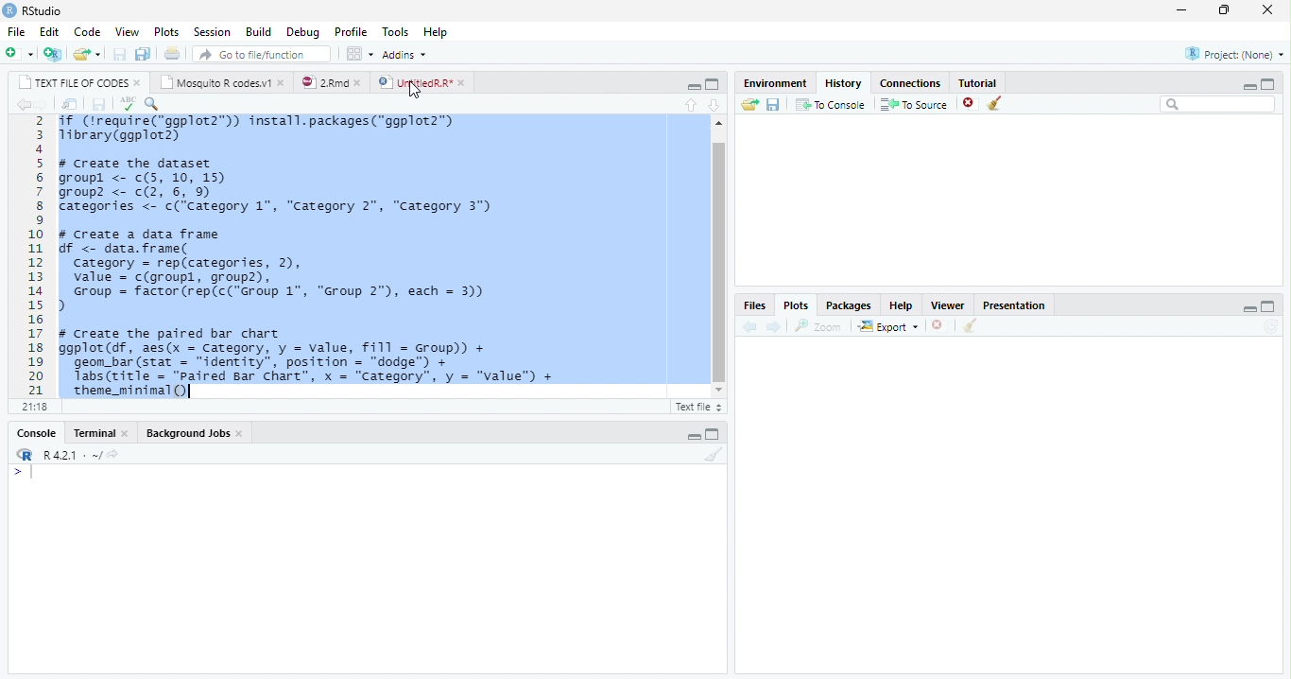  Describe the element at coordinates (719, 262) in the screenshot. I see `scroll bar` at that location.